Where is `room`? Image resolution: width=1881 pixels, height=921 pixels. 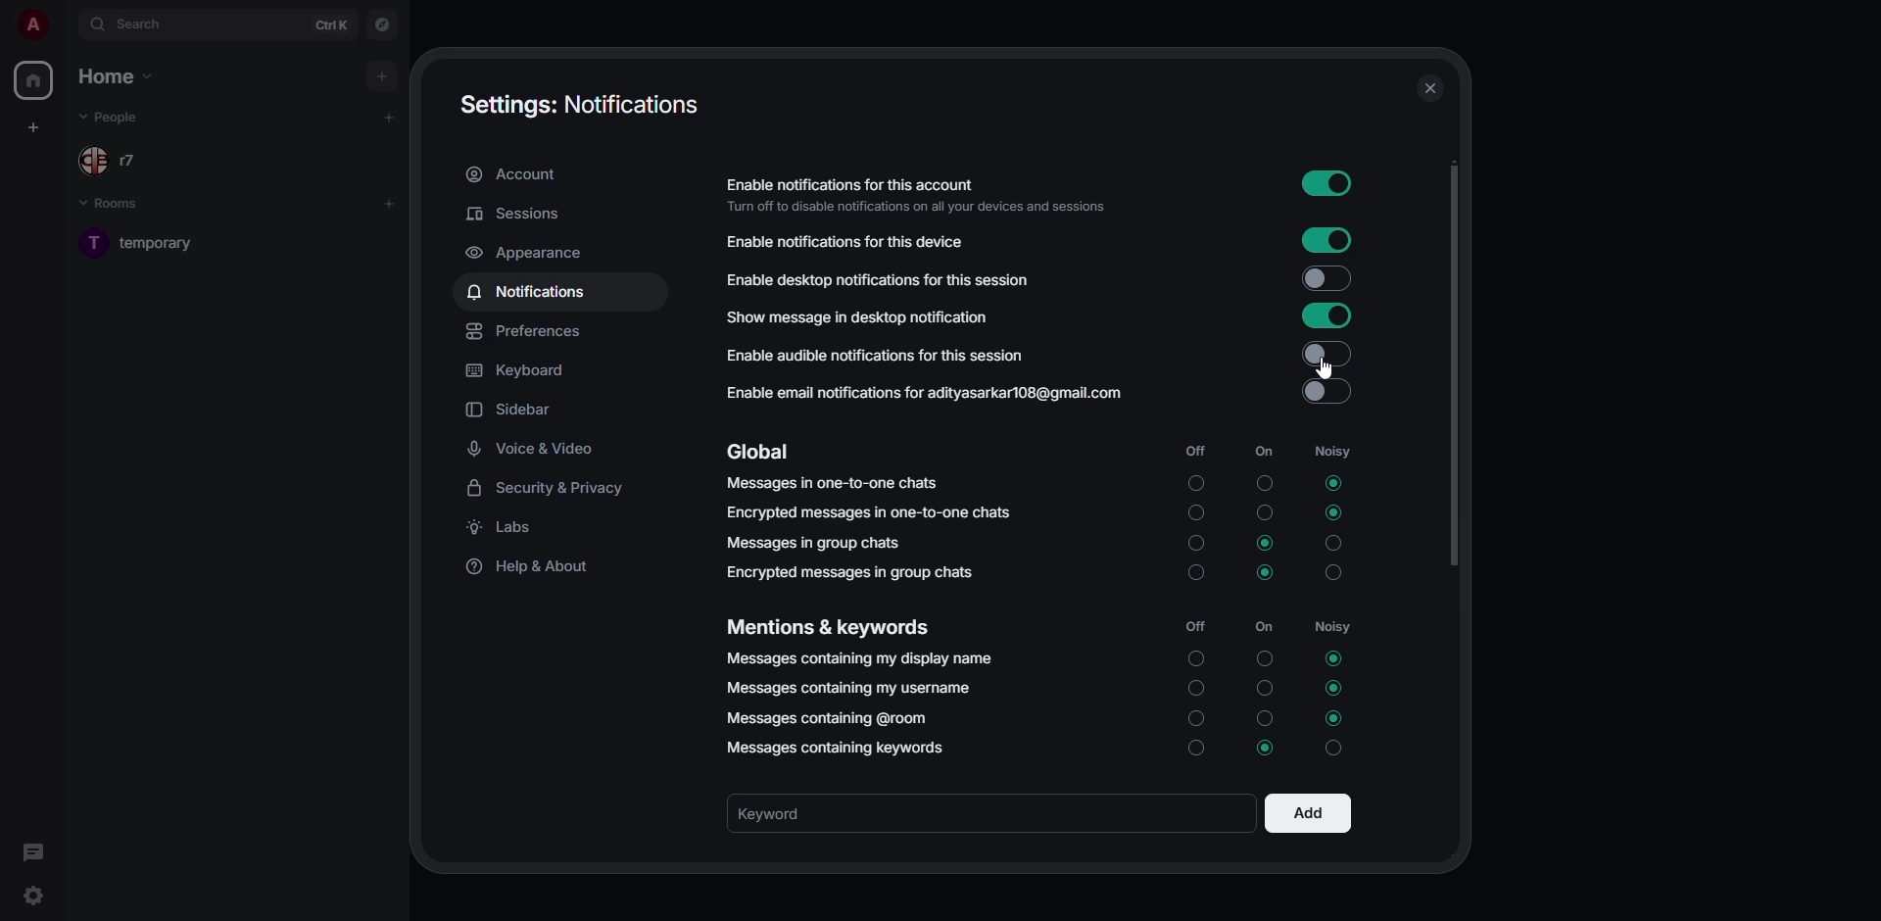 room is located at coordinates (155, 242).